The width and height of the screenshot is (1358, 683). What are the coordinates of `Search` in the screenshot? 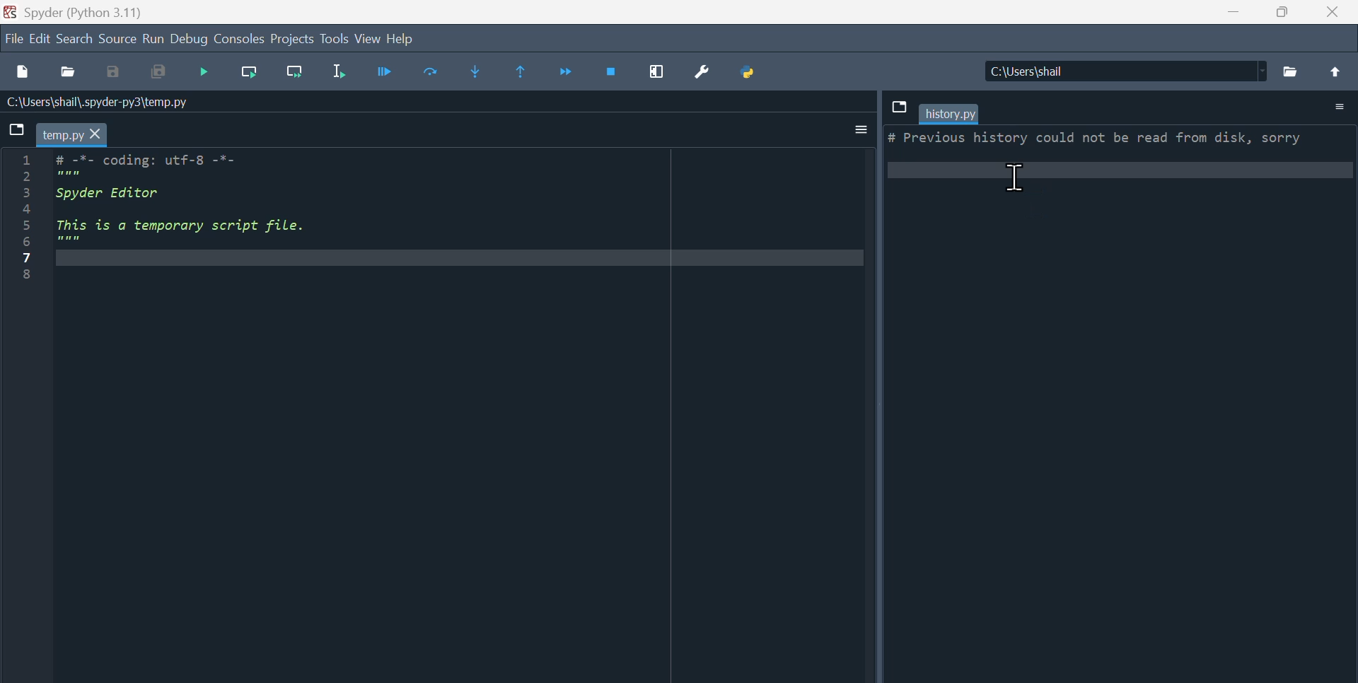 It's located at (73, 38).